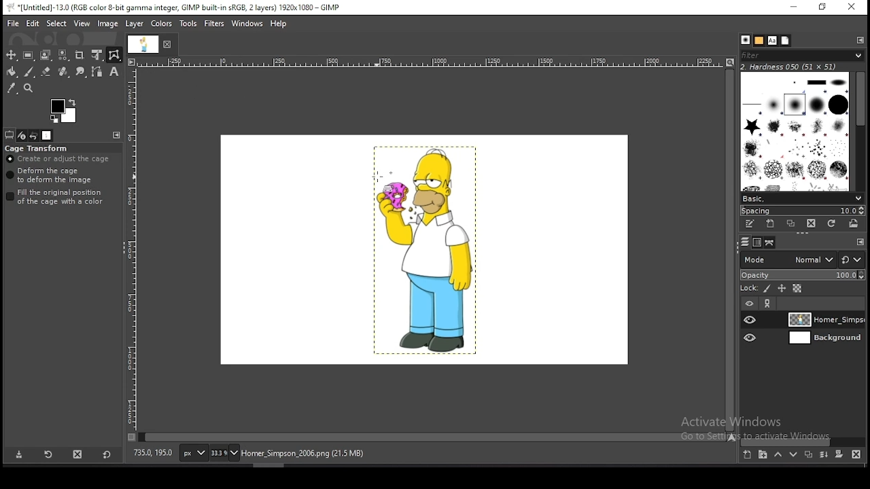 This screenshot has height=489, width=870. What do you see at coordinates (766, 289) in the screenshot?
I see `lock pixels` at bounding box center [766, 289].